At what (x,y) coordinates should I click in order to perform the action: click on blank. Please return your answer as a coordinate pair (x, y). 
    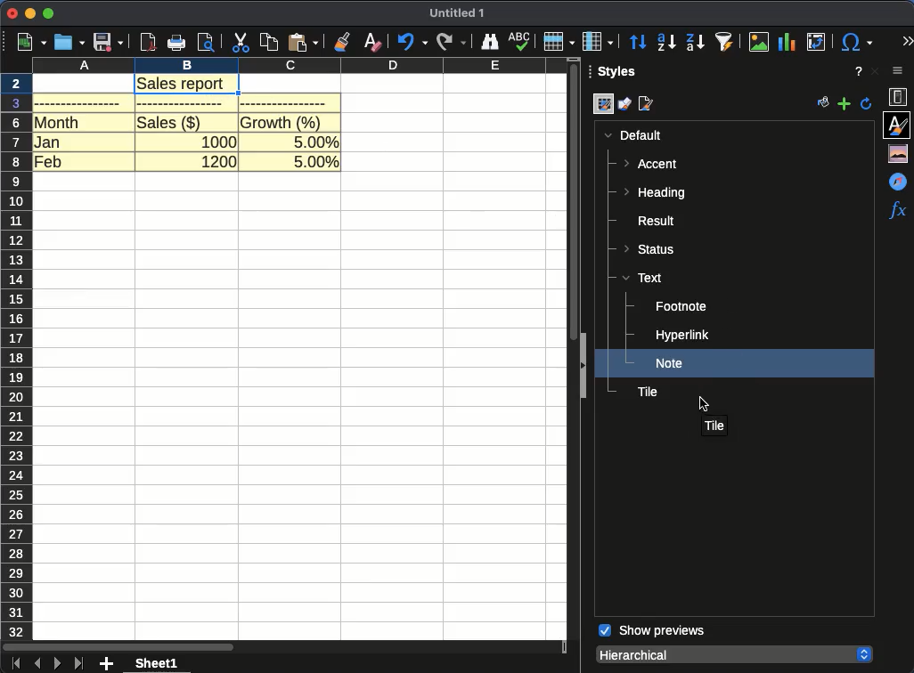
    Looking at the image, I should click on (78, 102).